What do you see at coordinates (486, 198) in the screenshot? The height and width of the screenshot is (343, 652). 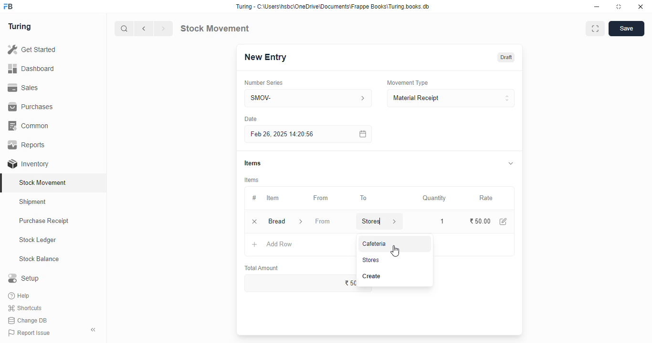 I see `rate` at bounding box center [486, 198].